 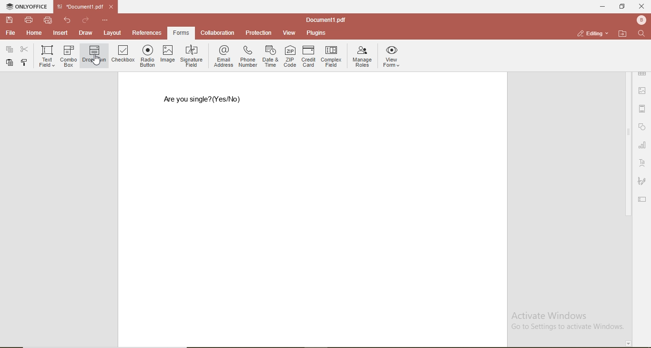 What do you see at coordinates (568, 324) in the screenshot?
I see `Activate Windows
Go to Settings to activate Windows.` at bounding box center [568, 324].